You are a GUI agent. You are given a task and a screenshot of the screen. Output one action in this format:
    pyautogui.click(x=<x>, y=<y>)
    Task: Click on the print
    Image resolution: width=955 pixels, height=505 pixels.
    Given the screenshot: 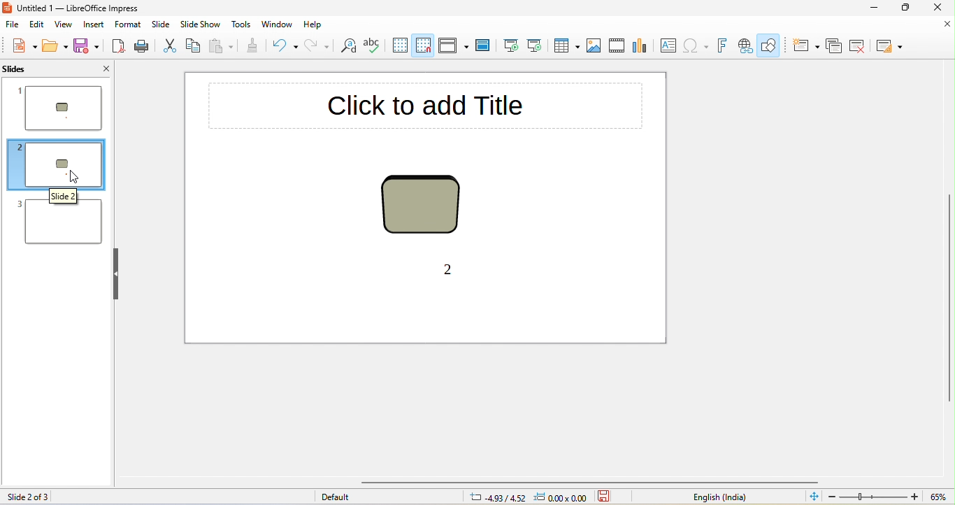 What is the action you would take?
    pyautogui.click(x=143, y=48)
    